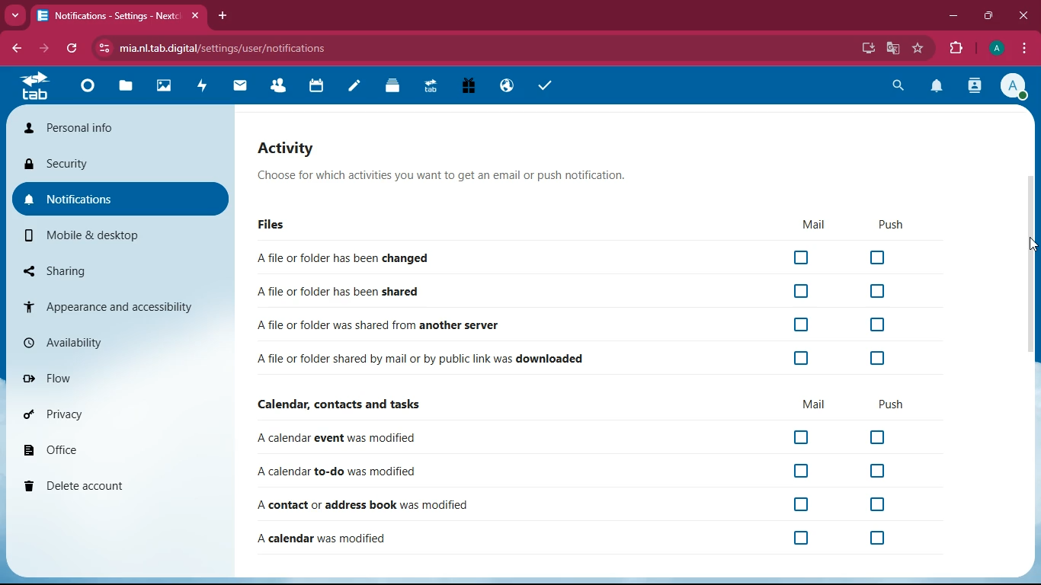  Describe the element at coordinates (225, 17) in the screenshot. I see `add tab` at that location.